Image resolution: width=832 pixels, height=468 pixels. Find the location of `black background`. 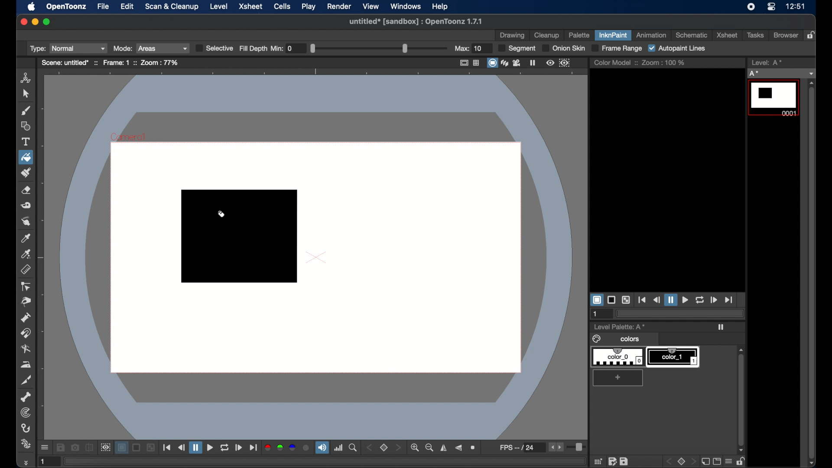

black background is located at coordinates (137, 448).